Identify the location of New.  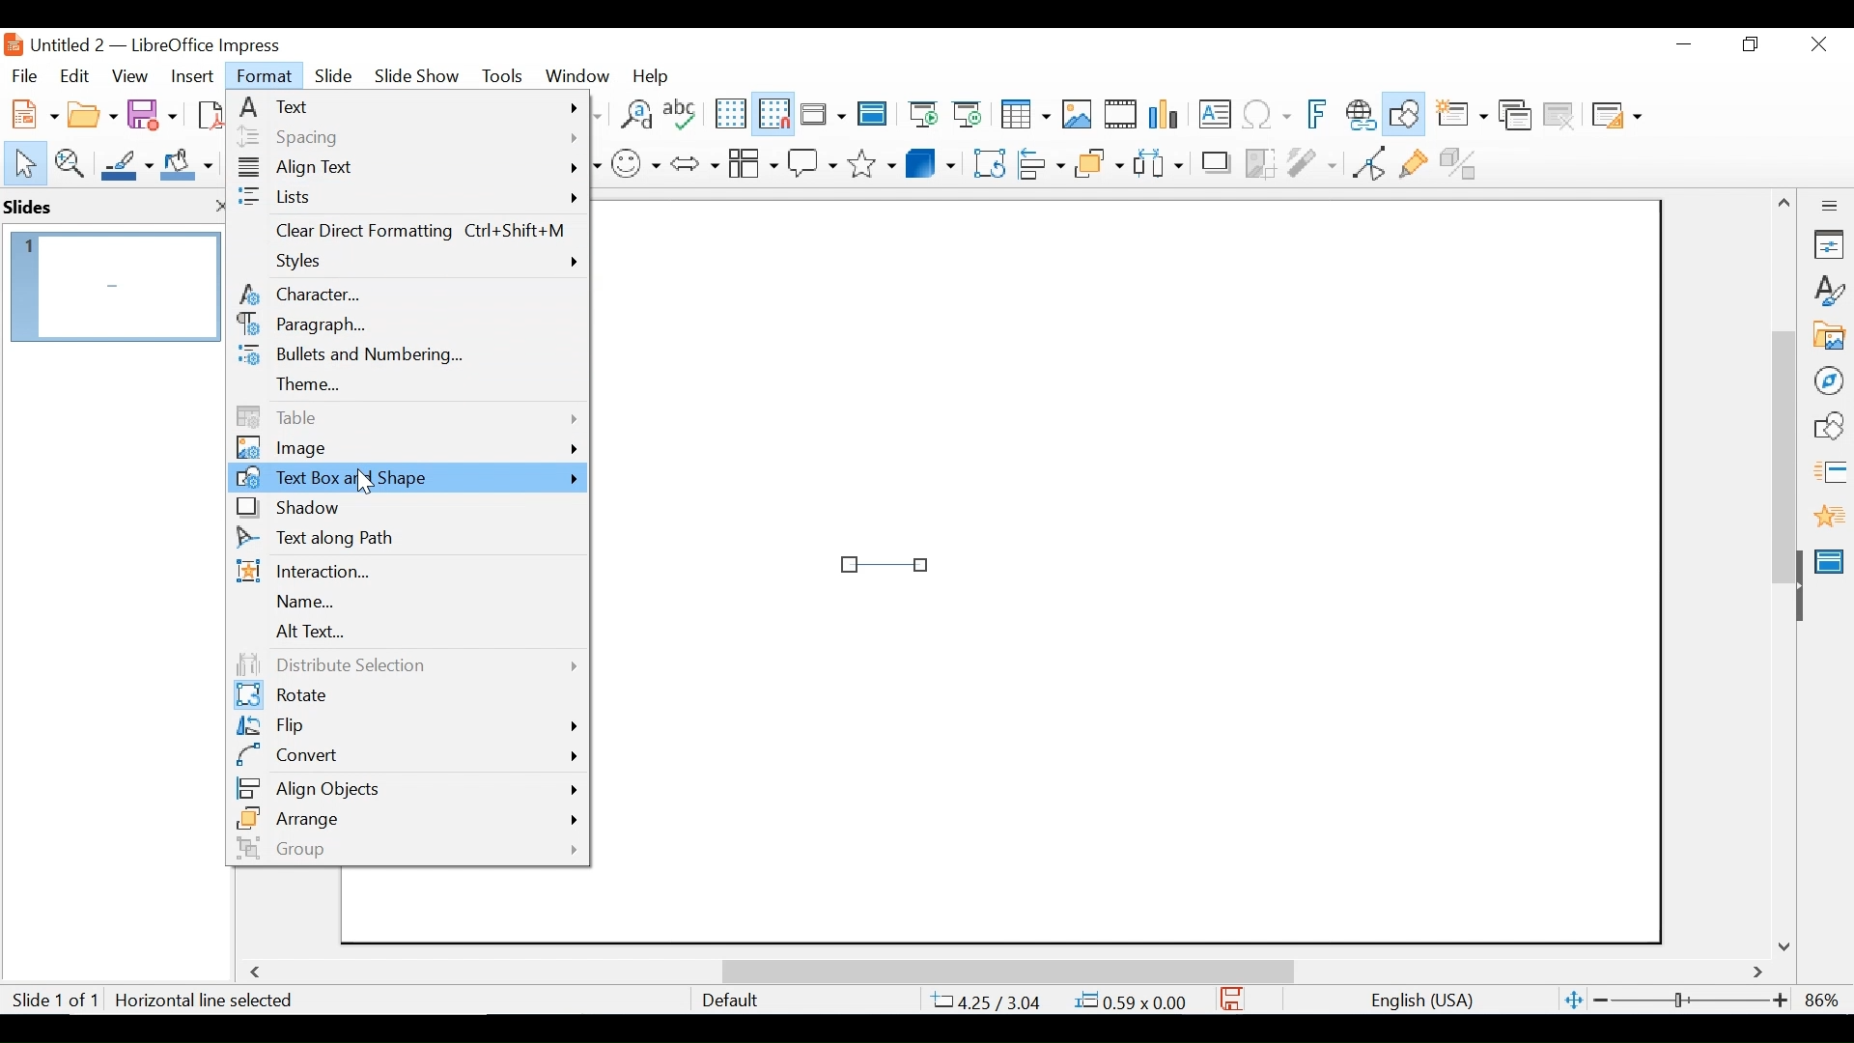
(31, 112).